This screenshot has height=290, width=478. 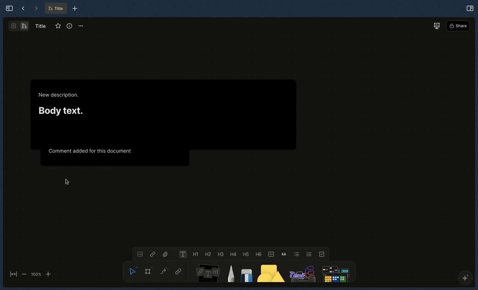 I want to click on Link, so click(x=179, y=272).